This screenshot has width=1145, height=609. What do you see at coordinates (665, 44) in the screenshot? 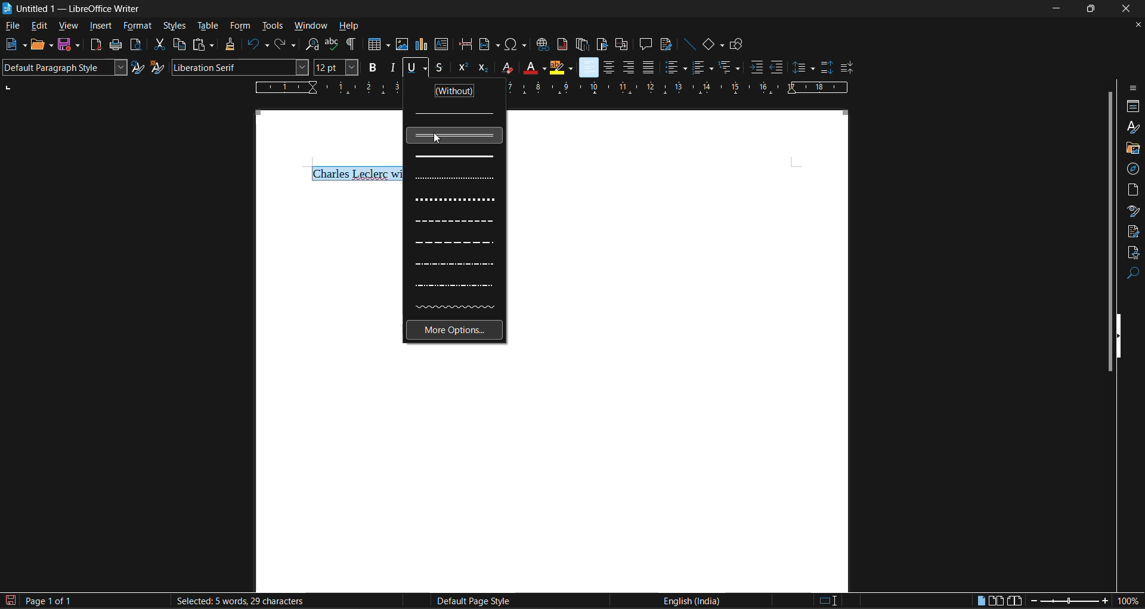
I see `show track change functions` at bounding box center [665, 44].